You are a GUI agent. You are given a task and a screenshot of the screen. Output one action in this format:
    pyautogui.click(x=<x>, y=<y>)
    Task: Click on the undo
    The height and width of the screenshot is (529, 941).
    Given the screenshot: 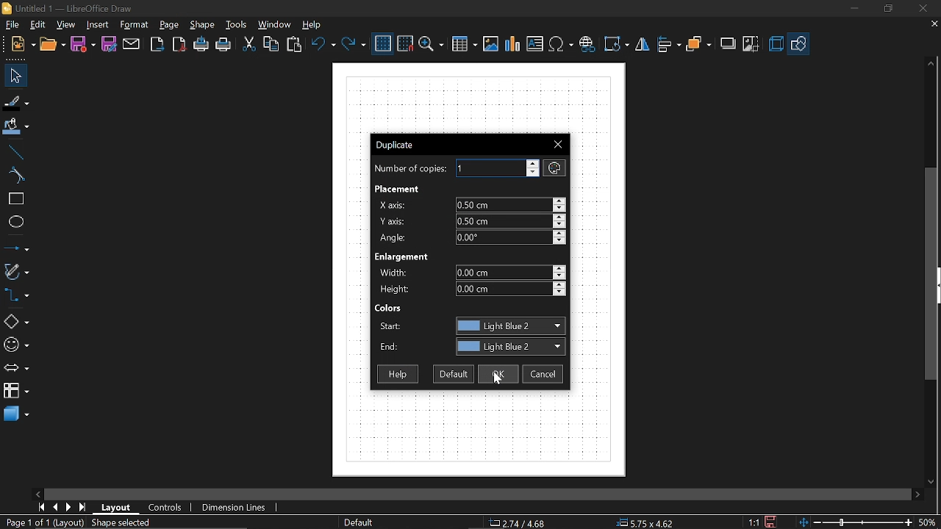 What is the action you would take?
    pyautogui.click(x=323, y=44)
    